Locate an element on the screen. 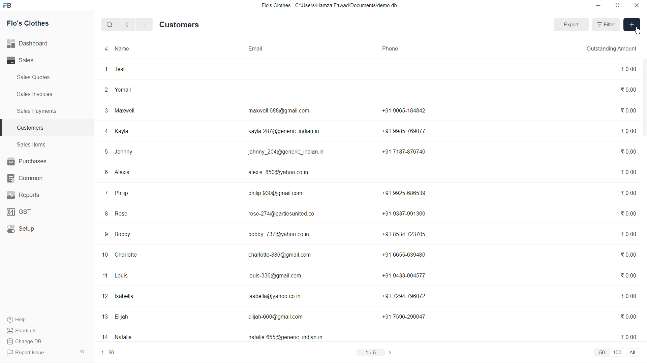  Elijah is located at coordinates (123, 317).